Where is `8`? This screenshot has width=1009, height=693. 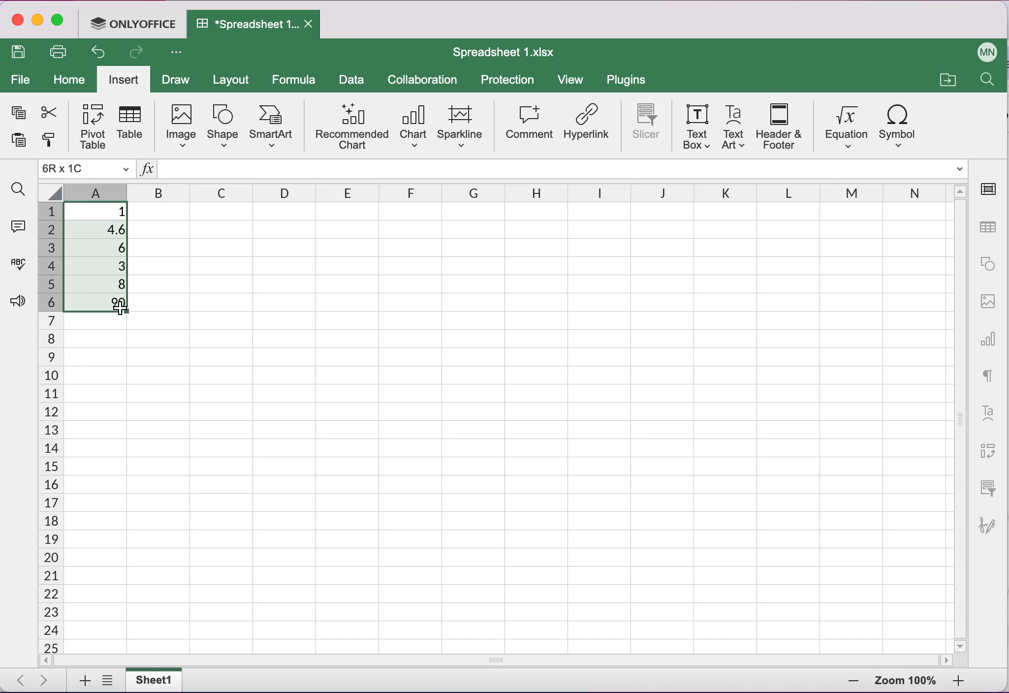 8 is located at coordinates (102, 283).